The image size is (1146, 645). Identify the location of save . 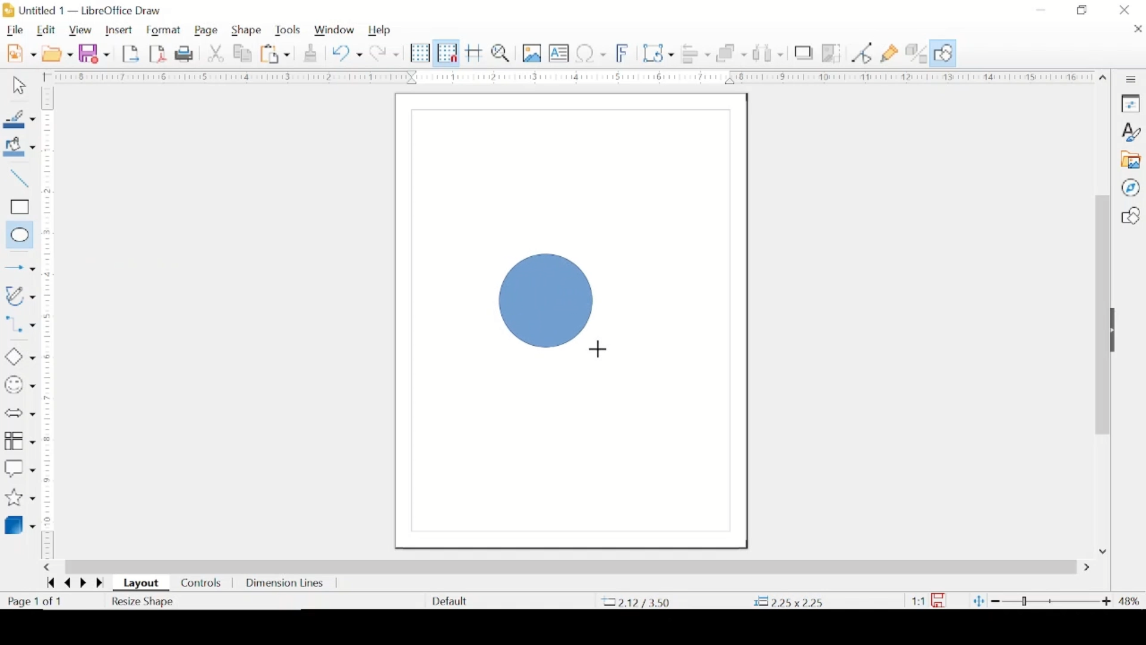
(94, 53).